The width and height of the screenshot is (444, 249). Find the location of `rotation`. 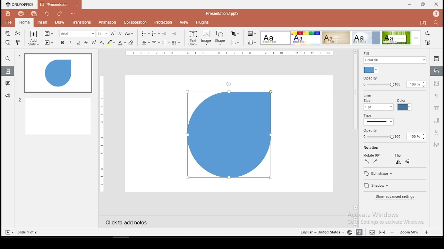

rotation is located at coordinates (372, 148).